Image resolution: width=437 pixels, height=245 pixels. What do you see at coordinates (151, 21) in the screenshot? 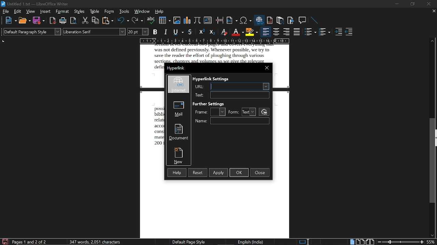
I see `spelling` at bounding box center [151, 21].